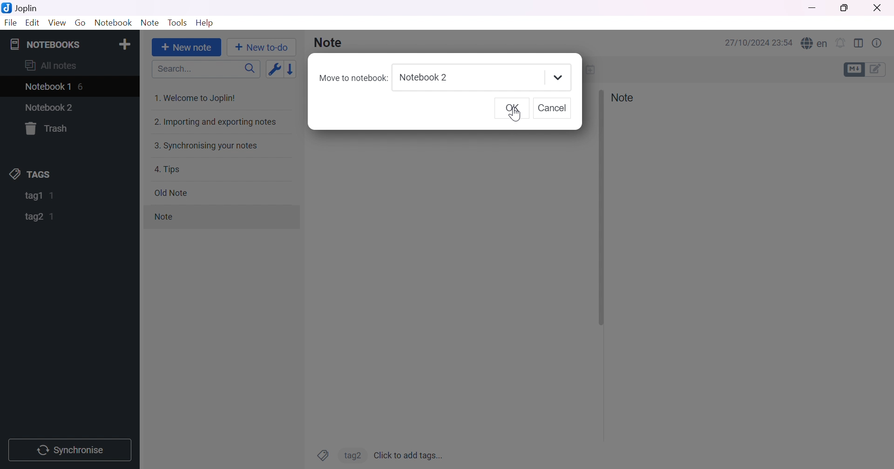 This screenshot has width=894, height=469. Describe the element at coordinates (197, 98) in the screenshot. I see `1. Welcome to Joplin!` at that location.